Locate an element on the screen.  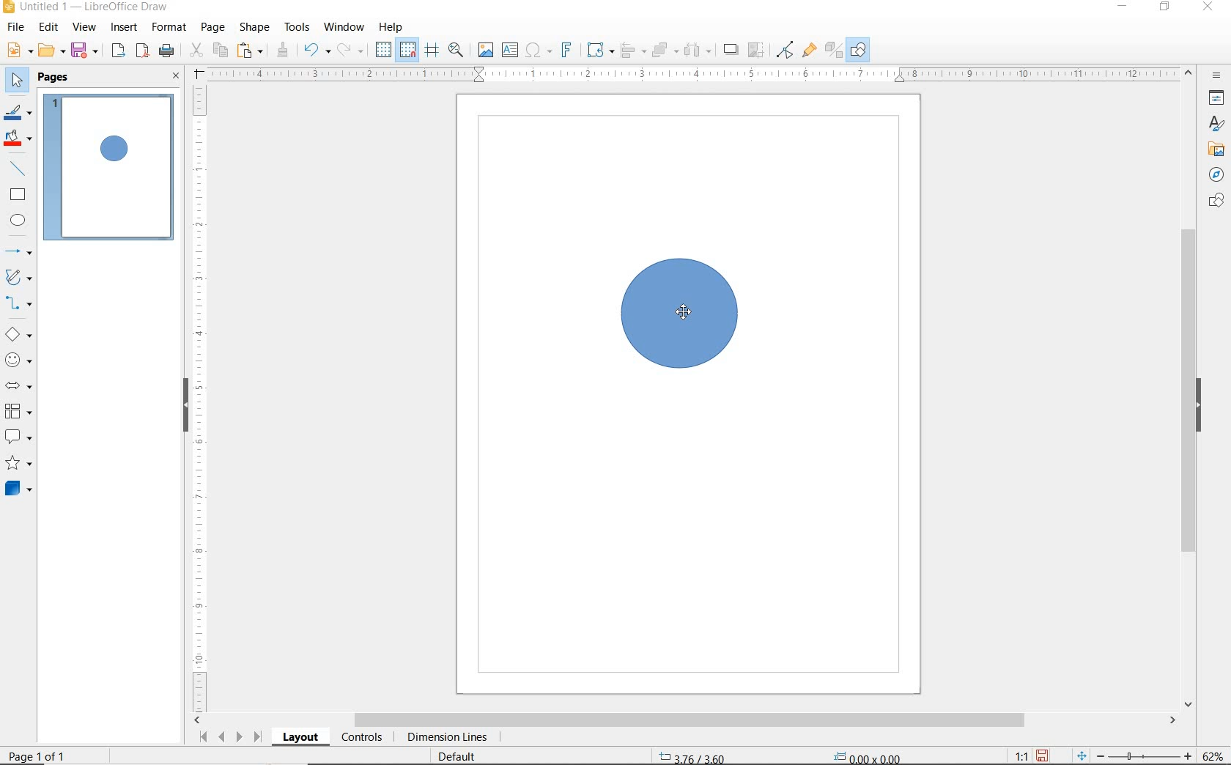
TOOLS is located at coordinates (298, 28).